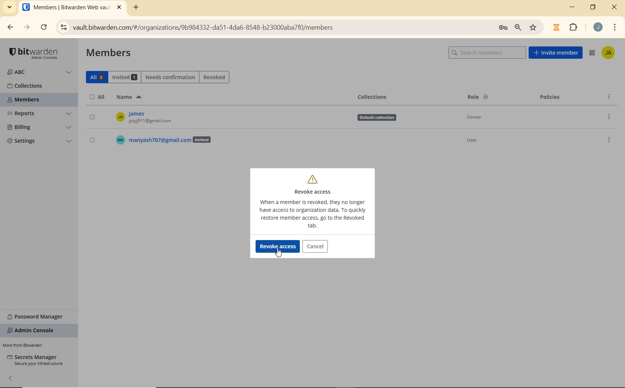  What do you see at coordinates (599, 27) in the screenshot?
I see `ACCOUNT NAME` at bounding box center [599, 27].